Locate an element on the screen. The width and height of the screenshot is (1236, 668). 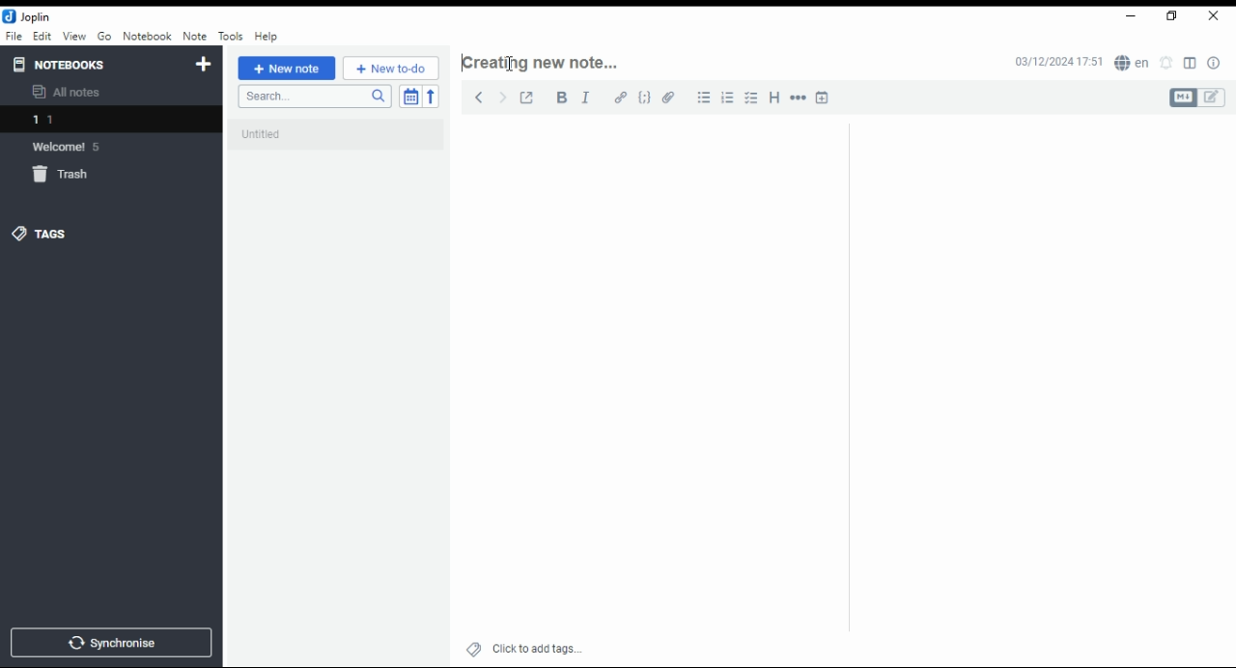
back is located at coordinates (475, 96).